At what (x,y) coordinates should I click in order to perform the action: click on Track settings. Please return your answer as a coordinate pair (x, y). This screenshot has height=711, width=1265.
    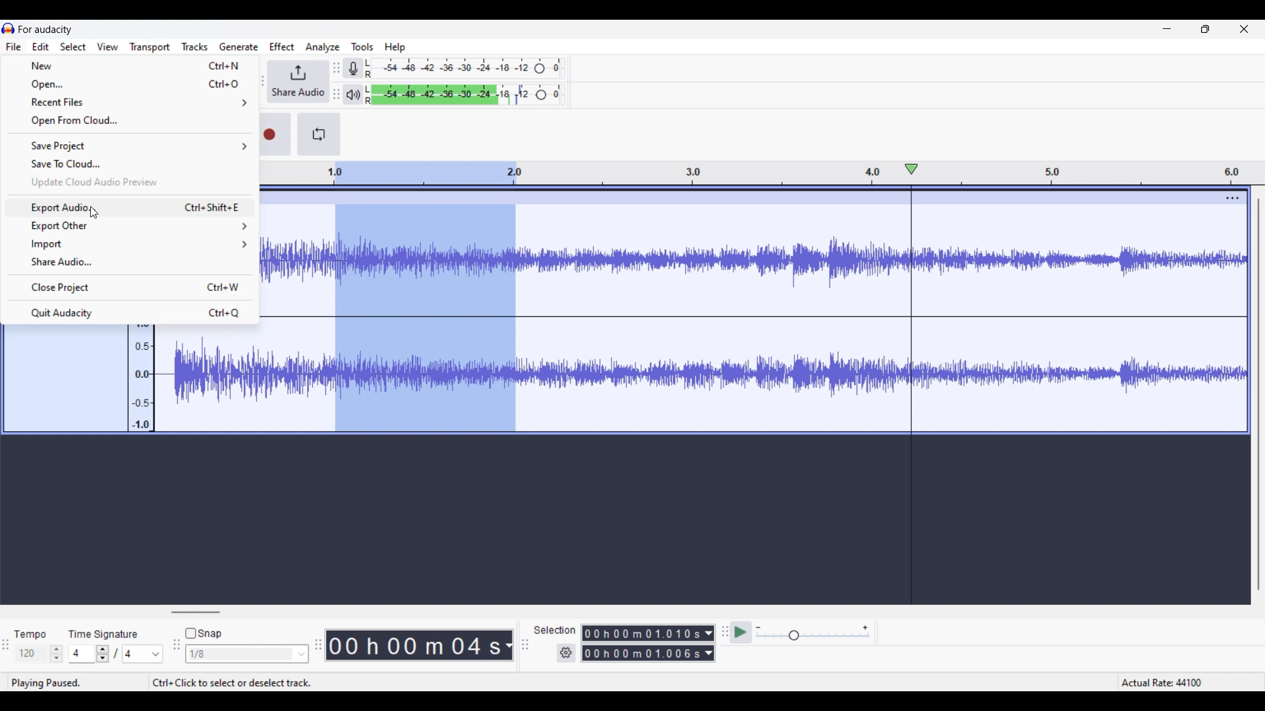
    Looking at the image, I should click on (1233, 198).